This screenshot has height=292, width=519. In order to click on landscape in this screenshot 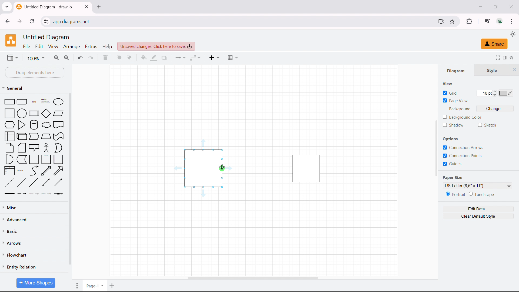, I will do `click(483, 194)`.